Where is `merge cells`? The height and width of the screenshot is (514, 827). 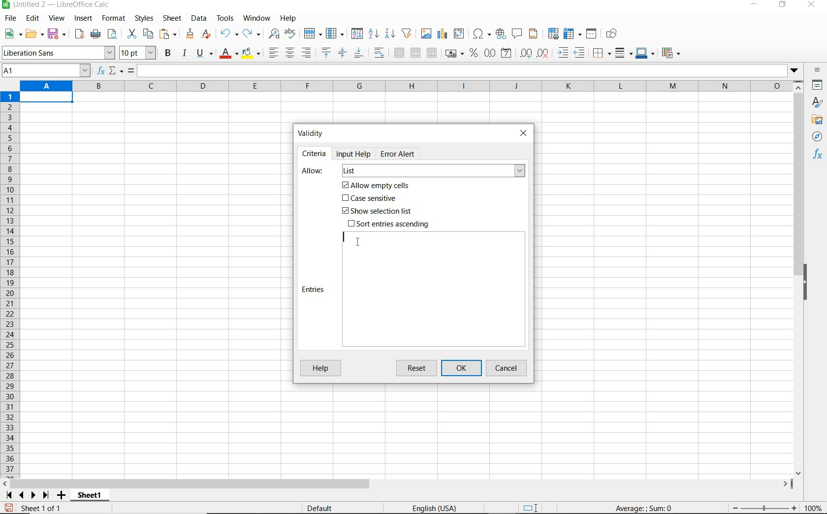 merge cells is located at coordinates (416, 52).